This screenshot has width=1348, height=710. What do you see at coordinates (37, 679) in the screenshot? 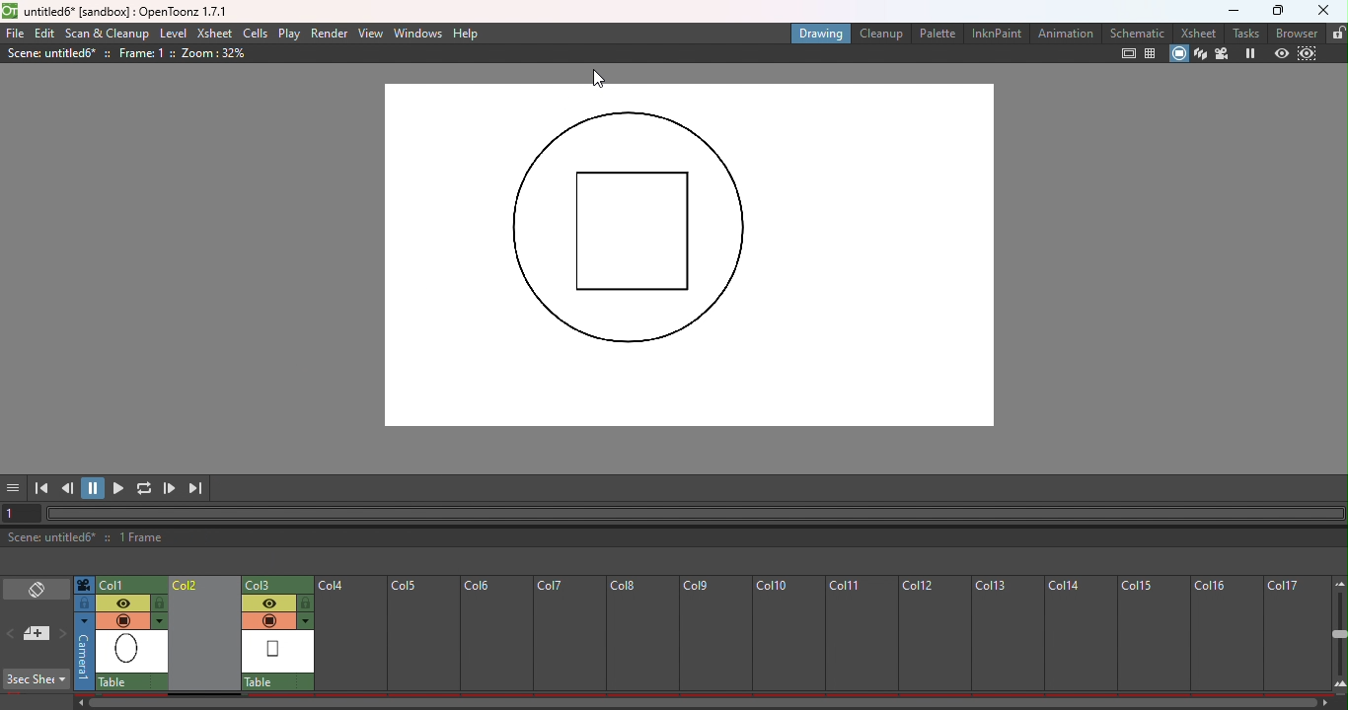
I see `3Sec sheet` at bounding box center [37, 679].